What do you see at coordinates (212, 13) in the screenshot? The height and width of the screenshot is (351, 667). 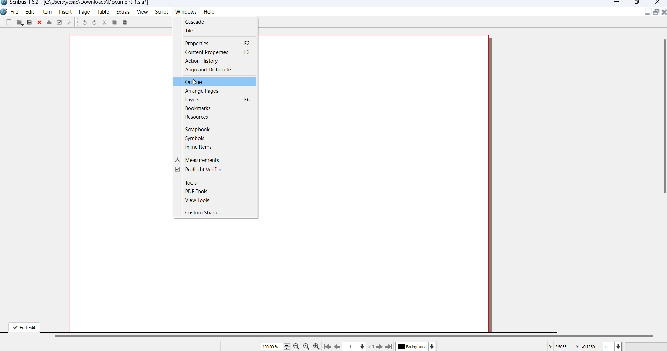 I see `help` at bounding box center [212, 13].